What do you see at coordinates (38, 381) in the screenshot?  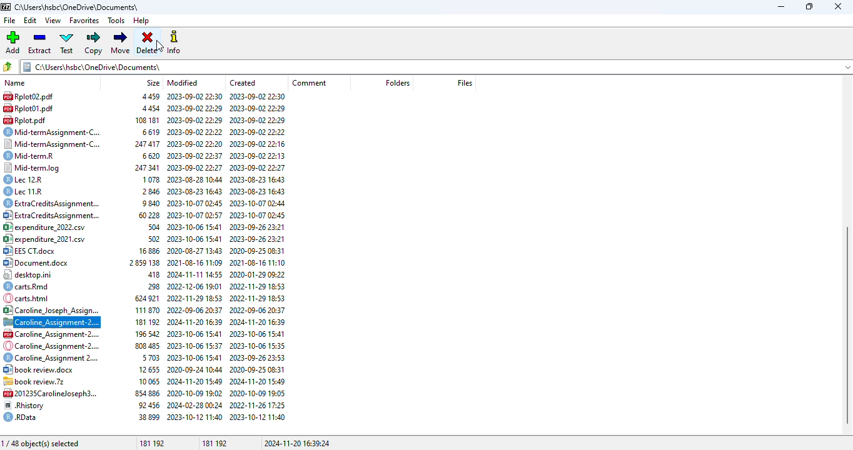 I see ` book review. 7x` at bounding box center [38, 381].